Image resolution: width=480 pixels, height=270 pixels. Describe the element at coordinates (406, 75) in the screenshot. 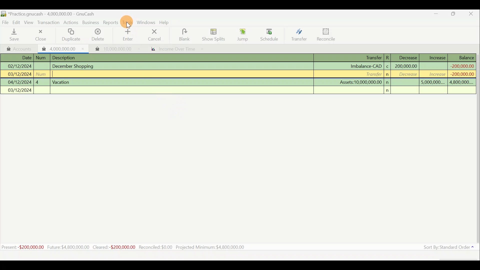

I see `decrease` at that location.